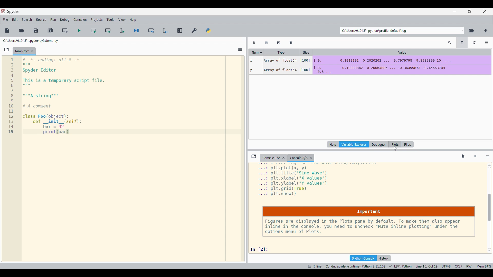 The image size is (493, 277). I want to click on Projects menu, so click(97, 20).